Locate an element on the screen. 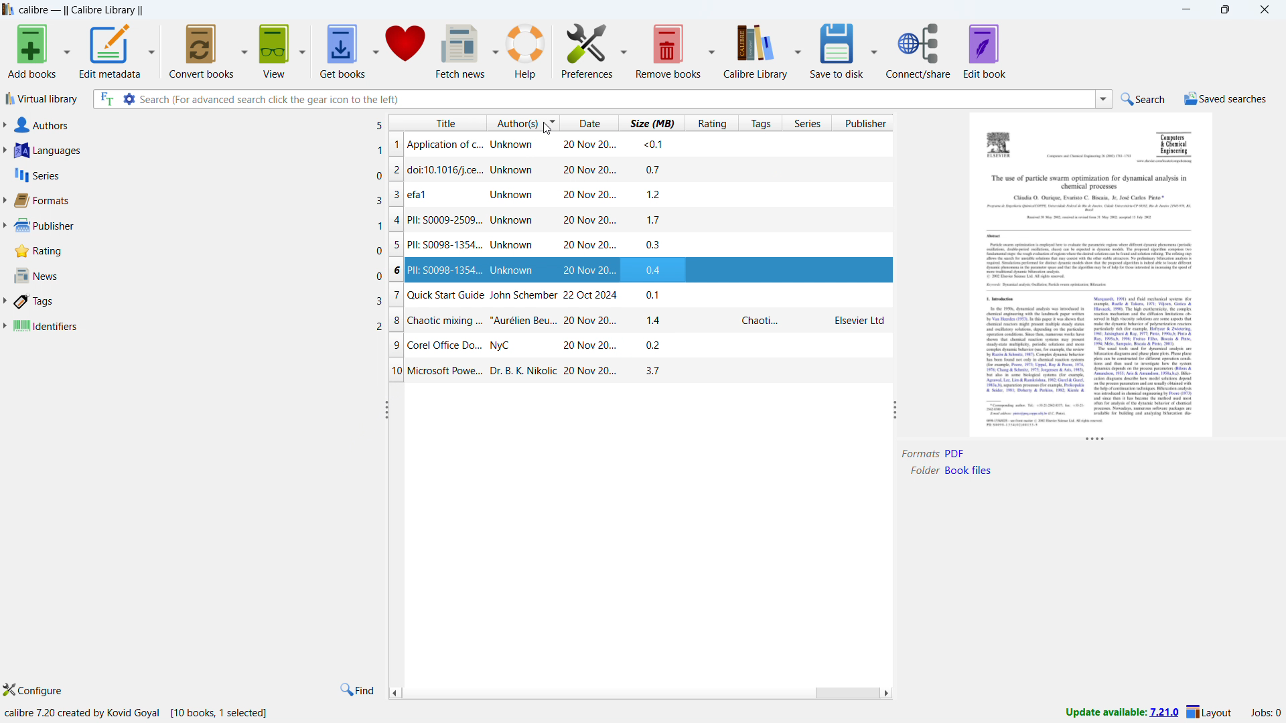  identifiers is located at coordinates (198, 327).